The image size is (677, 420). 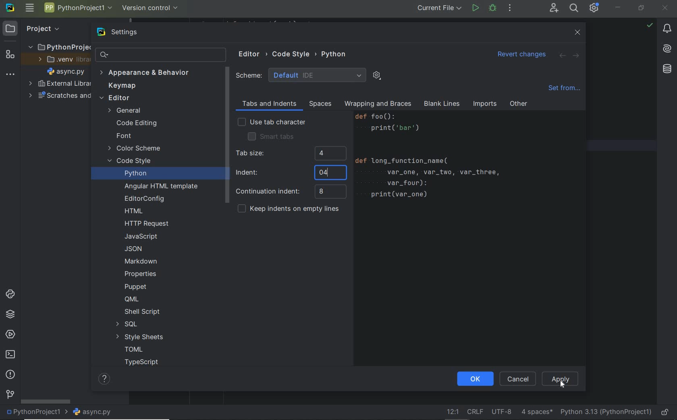 I want to click on python, so click(x=135, y=173).